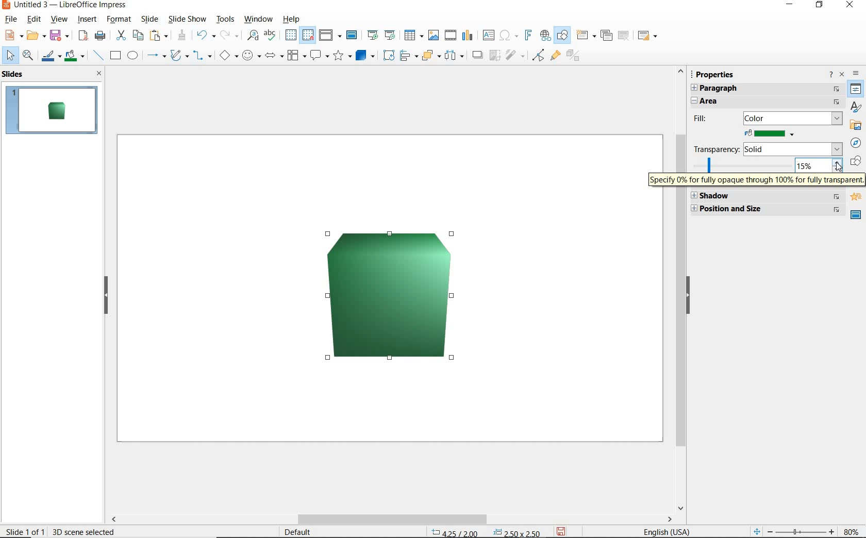 Image resolution: width=866 pixels, height=538 pixels. Describe the element at coordinates (397, 294) in the screenshot. I see `BRIGHTNESS INCREASED BY 15%` at that location.